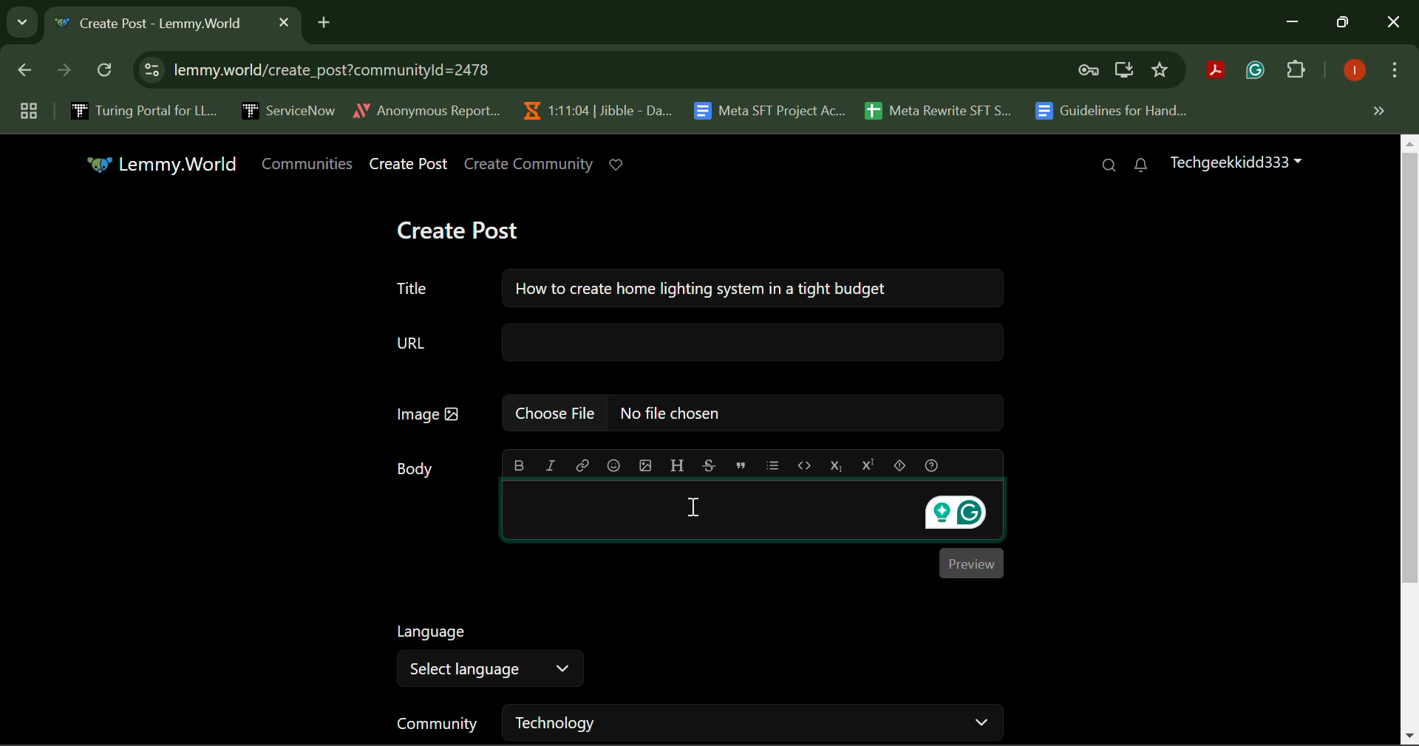 The image size is (1419, 746). Describe the element at coordinates (284, 21) in the screenshot. I see `Close Tab` at that location.